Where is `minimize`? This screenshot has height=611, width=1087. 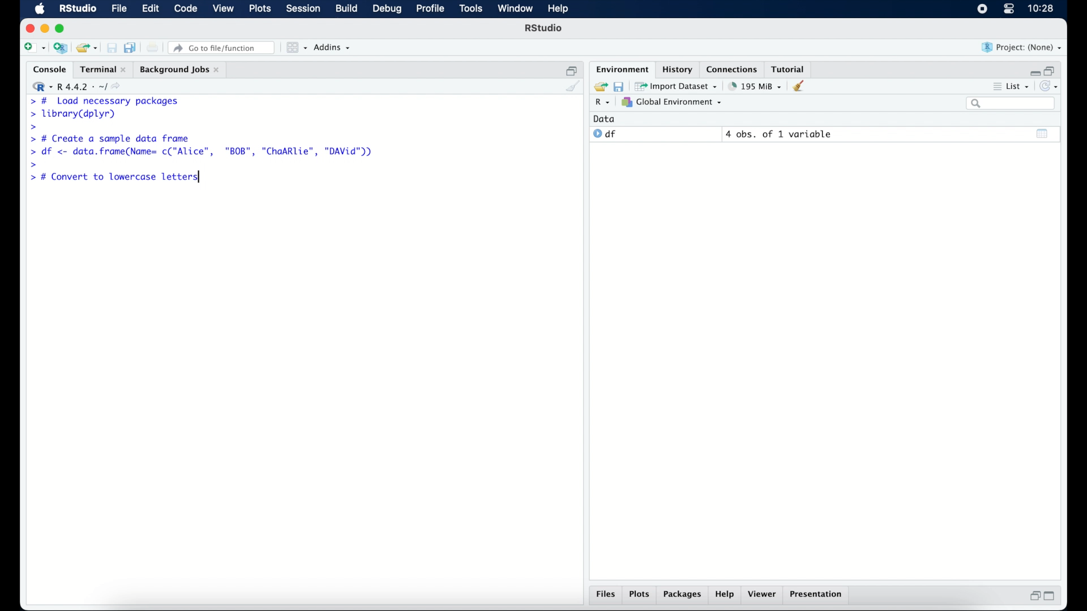
minimize is located at coordinates (1033, 70).